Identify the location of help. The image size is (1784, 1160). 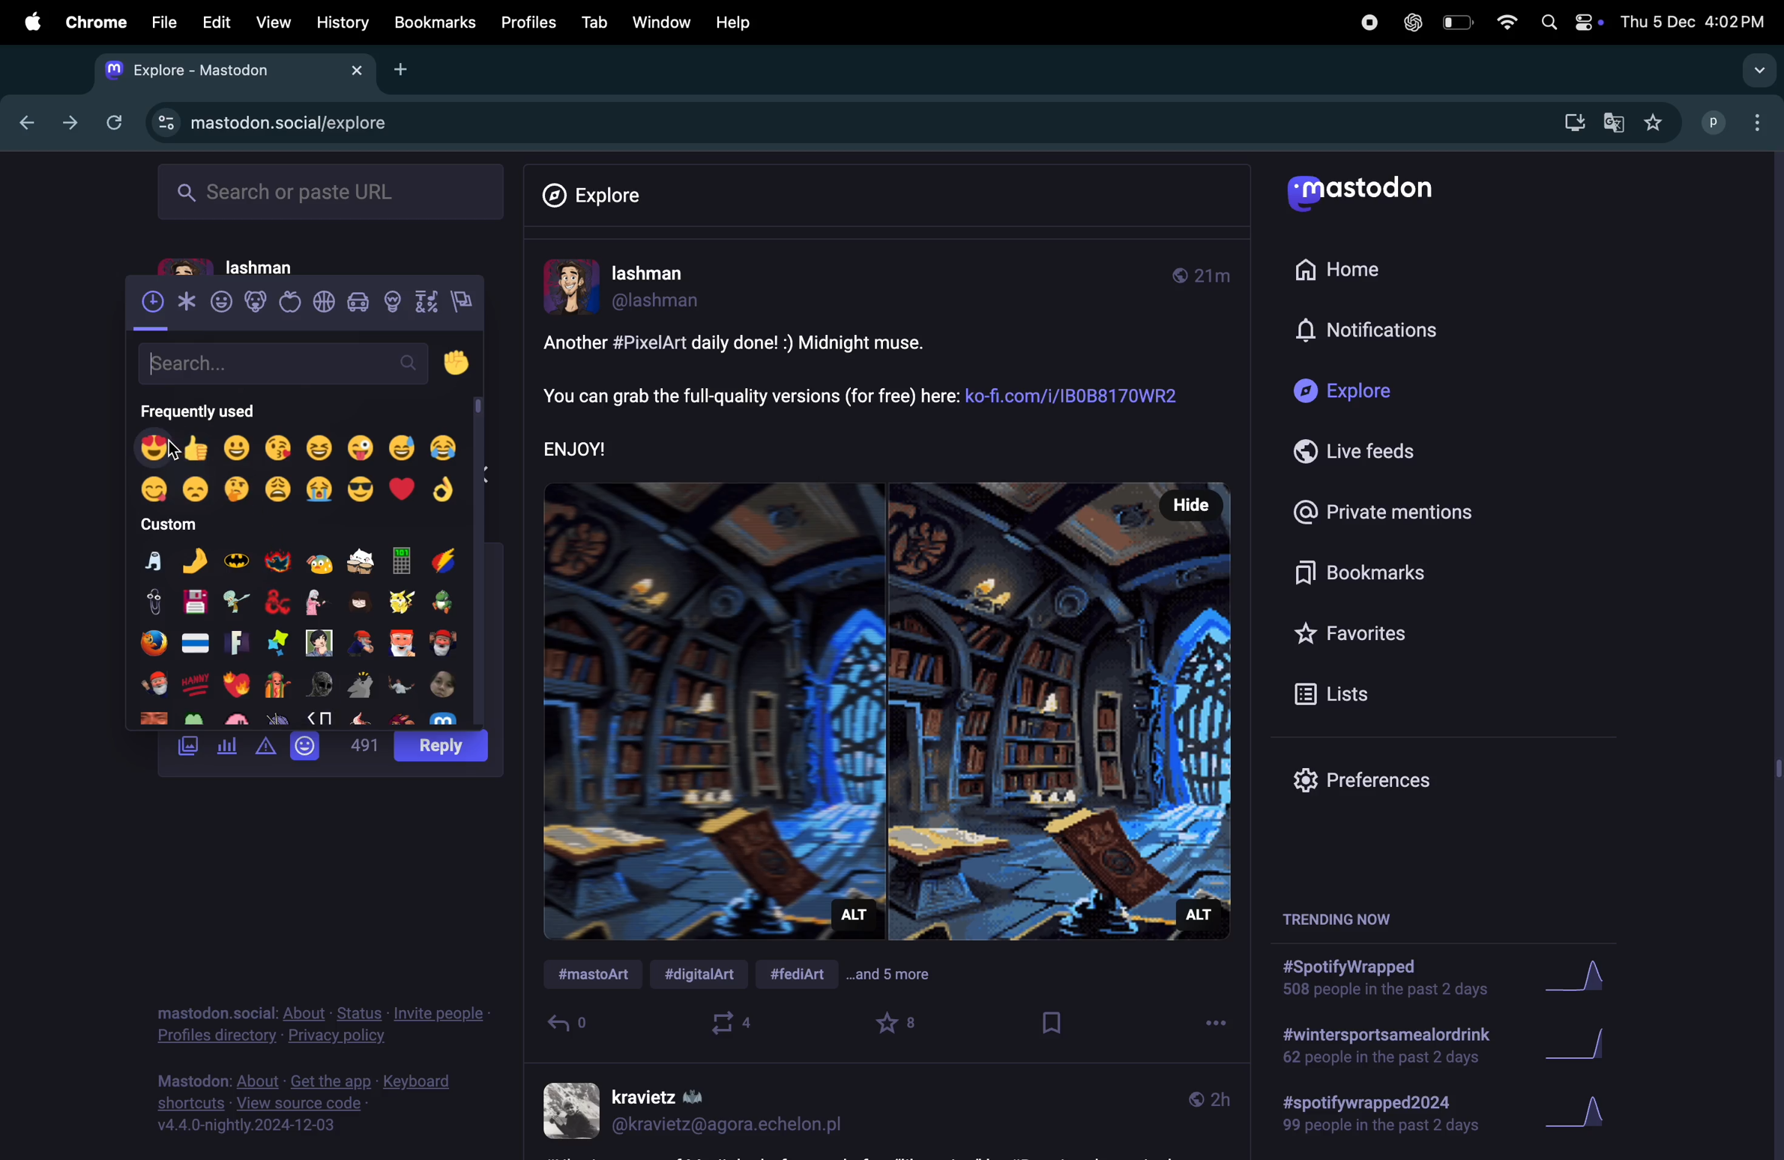
(738, 21).